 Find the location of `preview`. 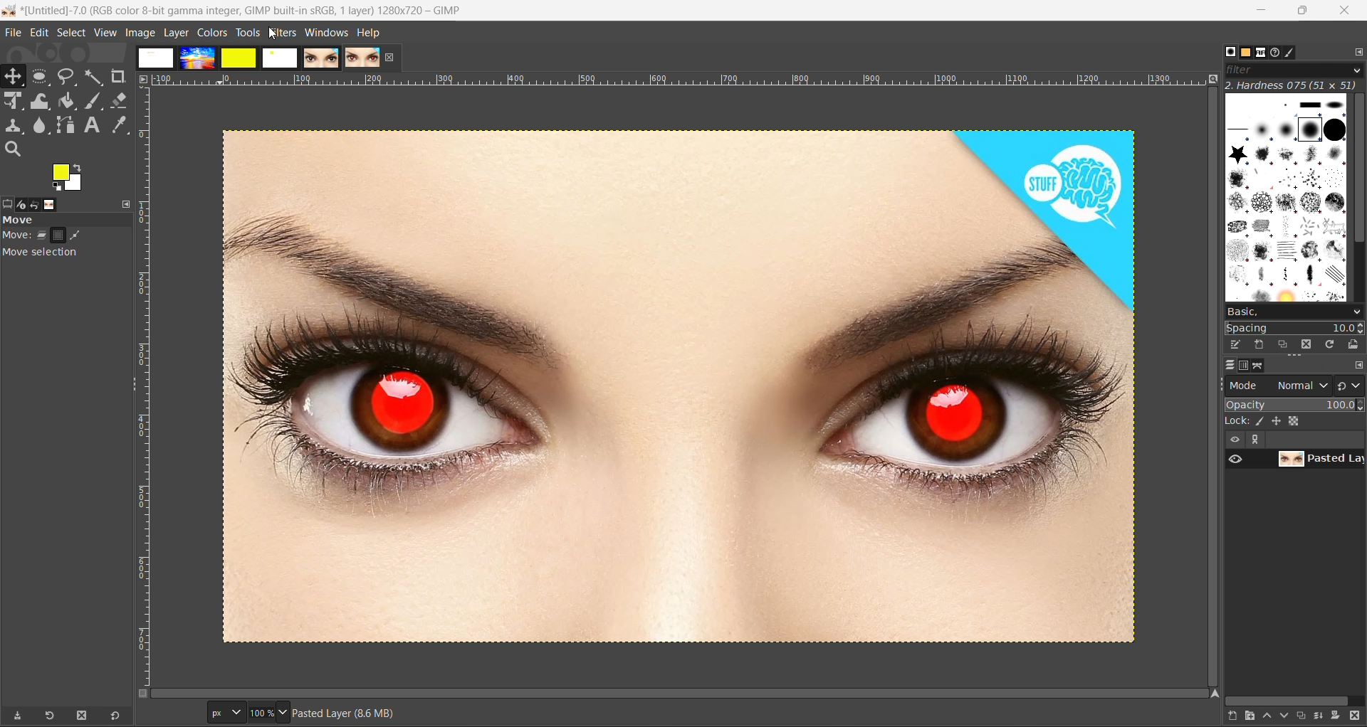

preview is located at coordinates (1235, 458).